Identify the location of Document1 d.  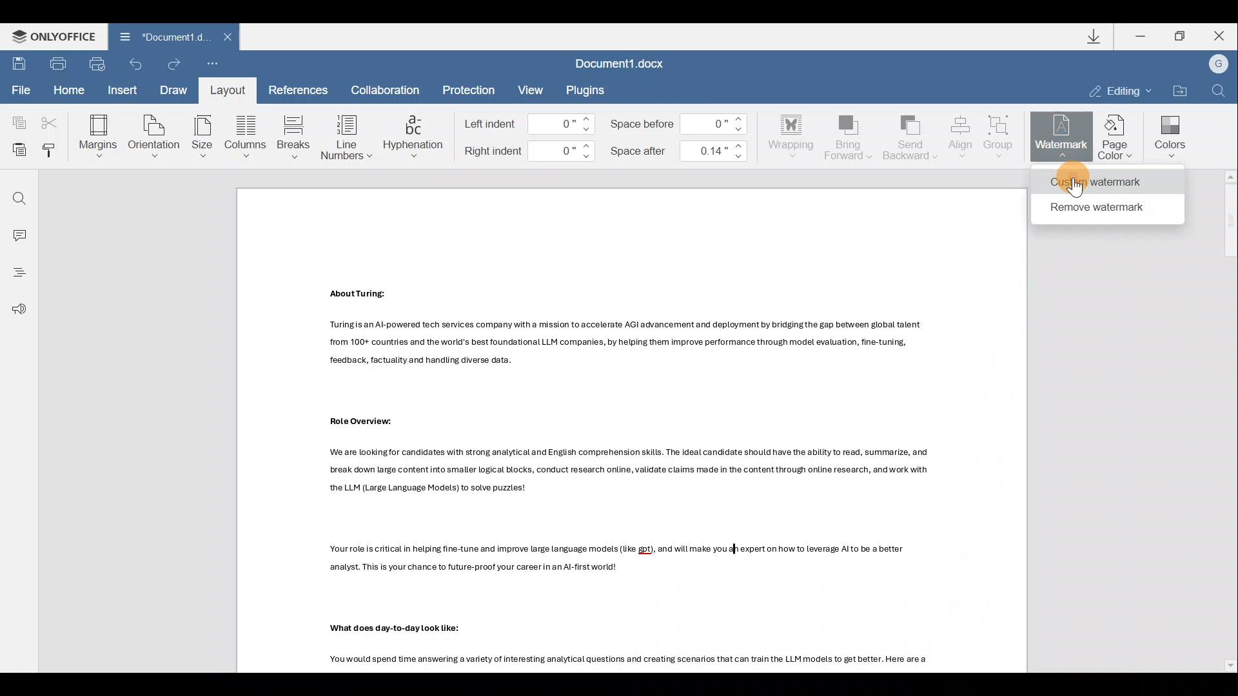
(159, 35).